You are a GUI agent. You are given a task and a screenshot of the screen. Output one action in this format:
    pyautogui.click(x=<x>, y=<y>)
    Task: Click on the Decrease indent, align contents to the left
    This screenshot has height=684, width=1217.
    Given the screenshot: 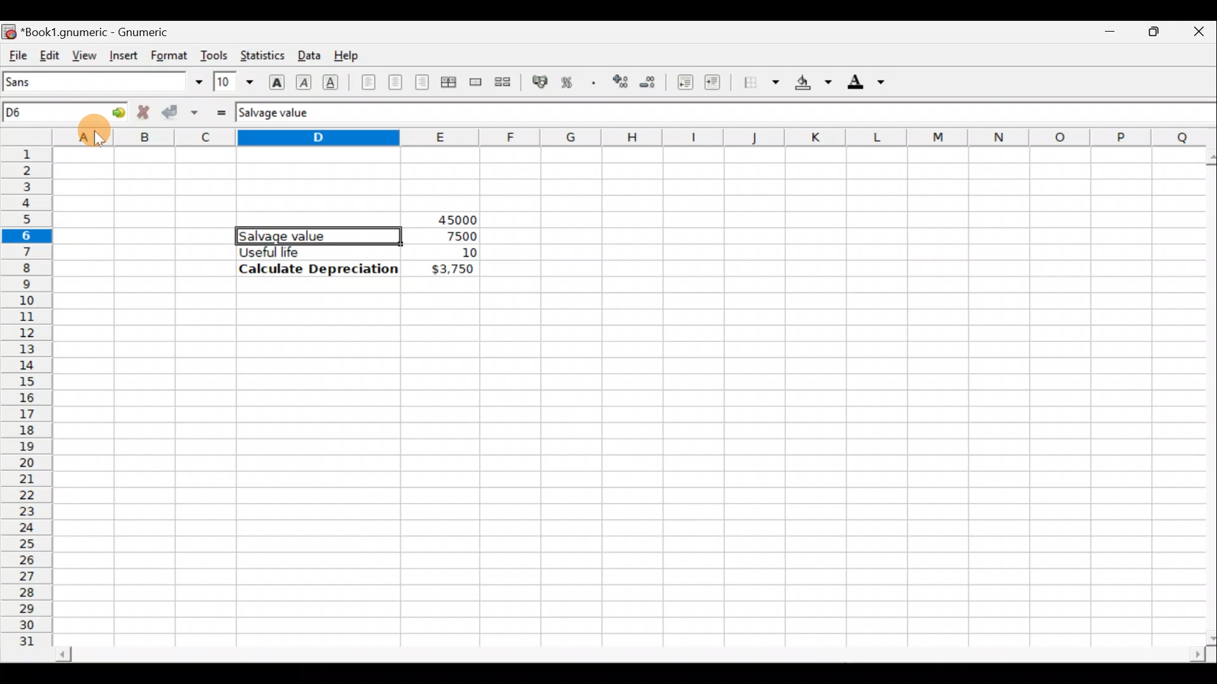 What is the action you would take?
    pyautogui.click(x=681, y=82)
    